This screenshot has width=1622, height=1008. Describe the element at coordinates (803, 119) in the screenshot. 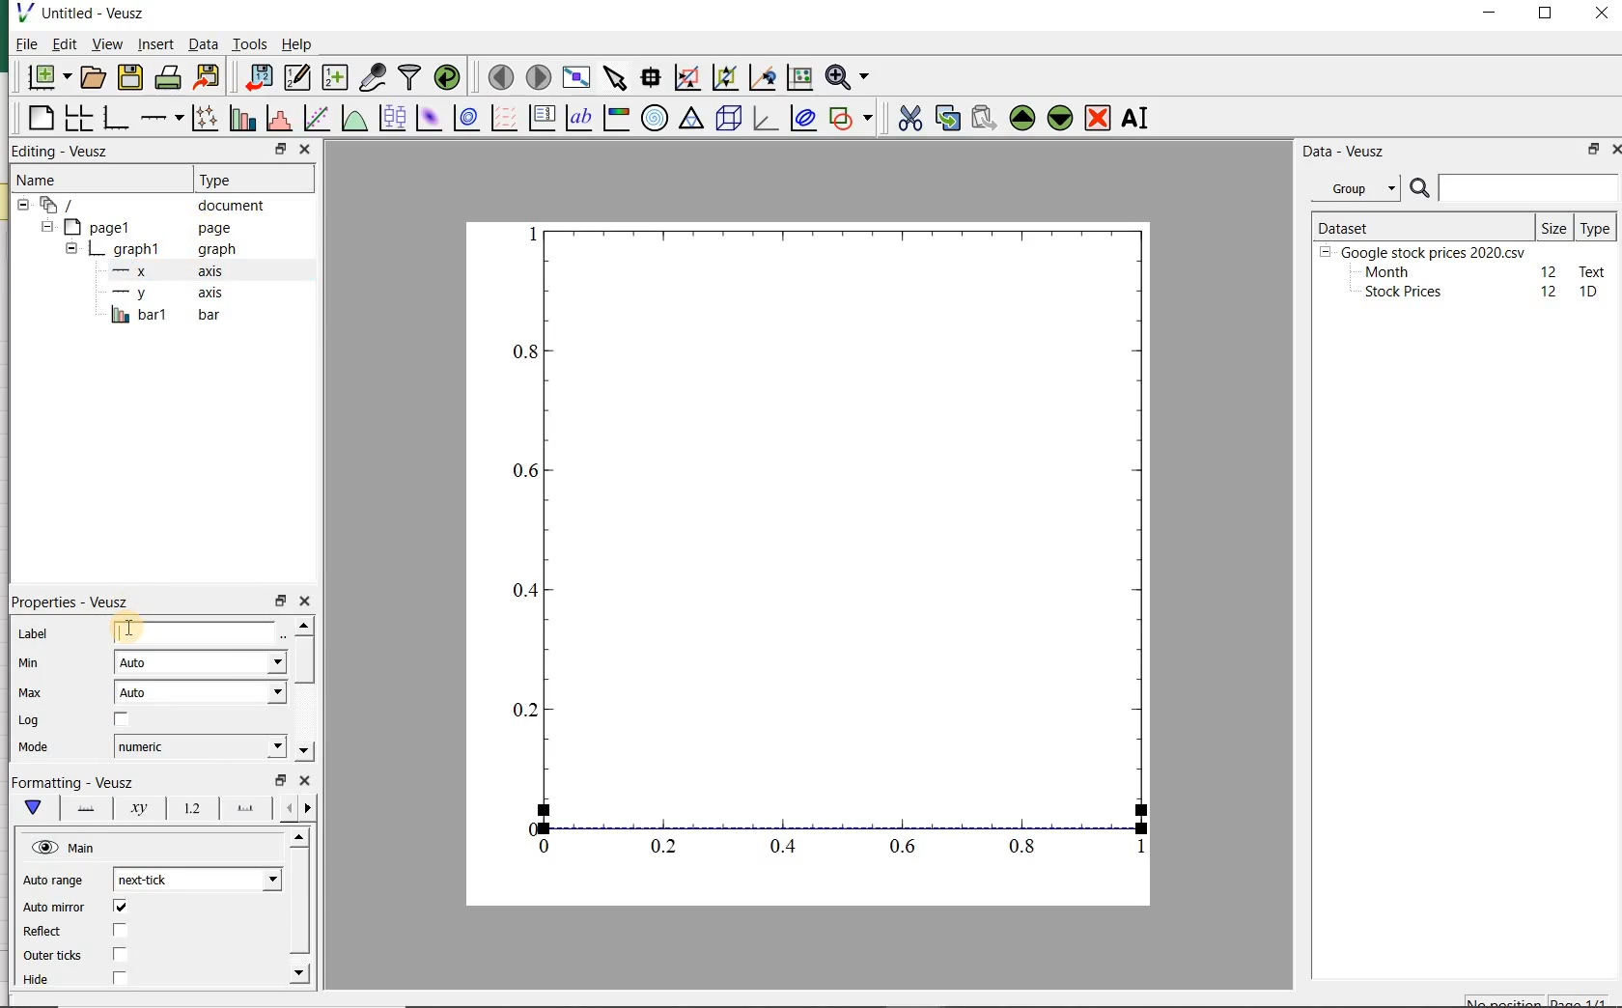

I see `plot covariance ellipses` at that location.